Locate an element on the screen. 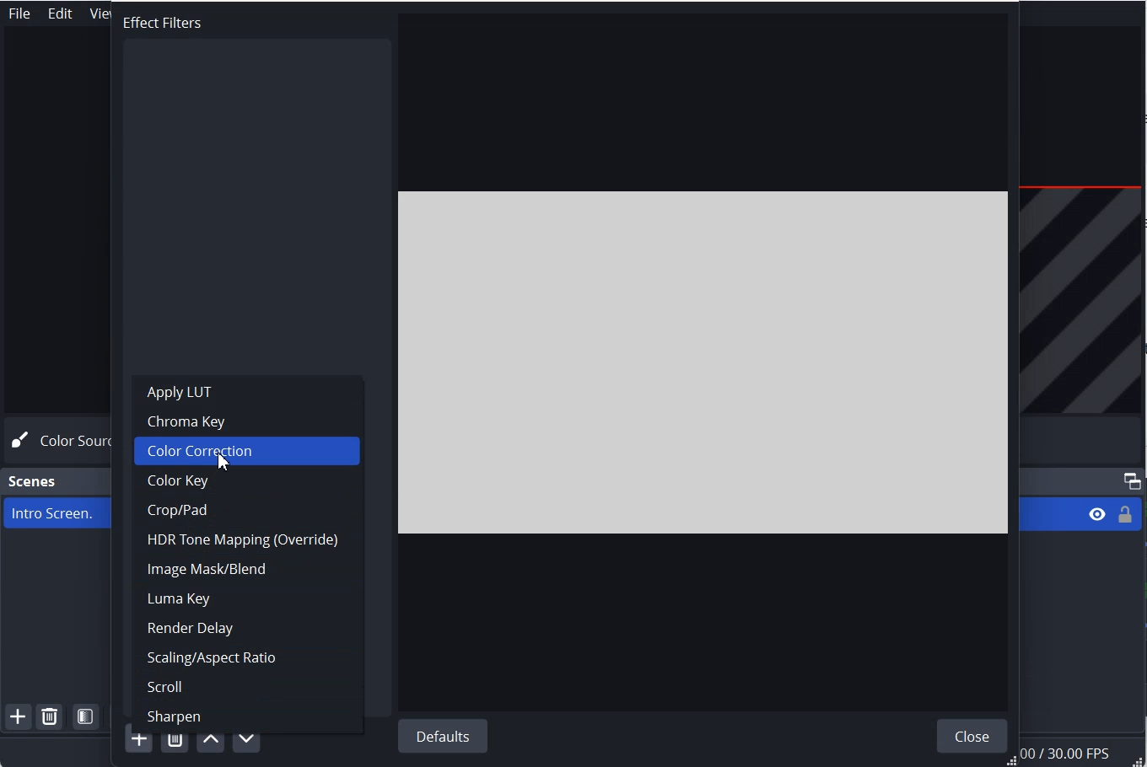 The height and width of the screenshot is (767, 1147). Edit is located at coordinates (61, 13).